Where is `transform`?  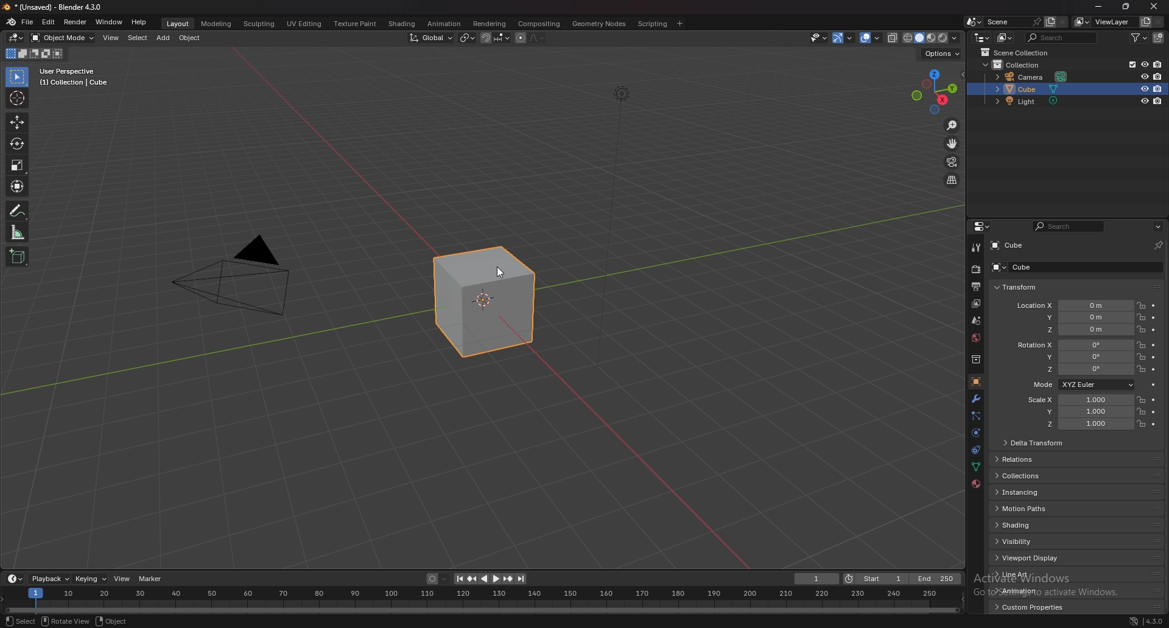
transform is located at coordinates (1016, 288).